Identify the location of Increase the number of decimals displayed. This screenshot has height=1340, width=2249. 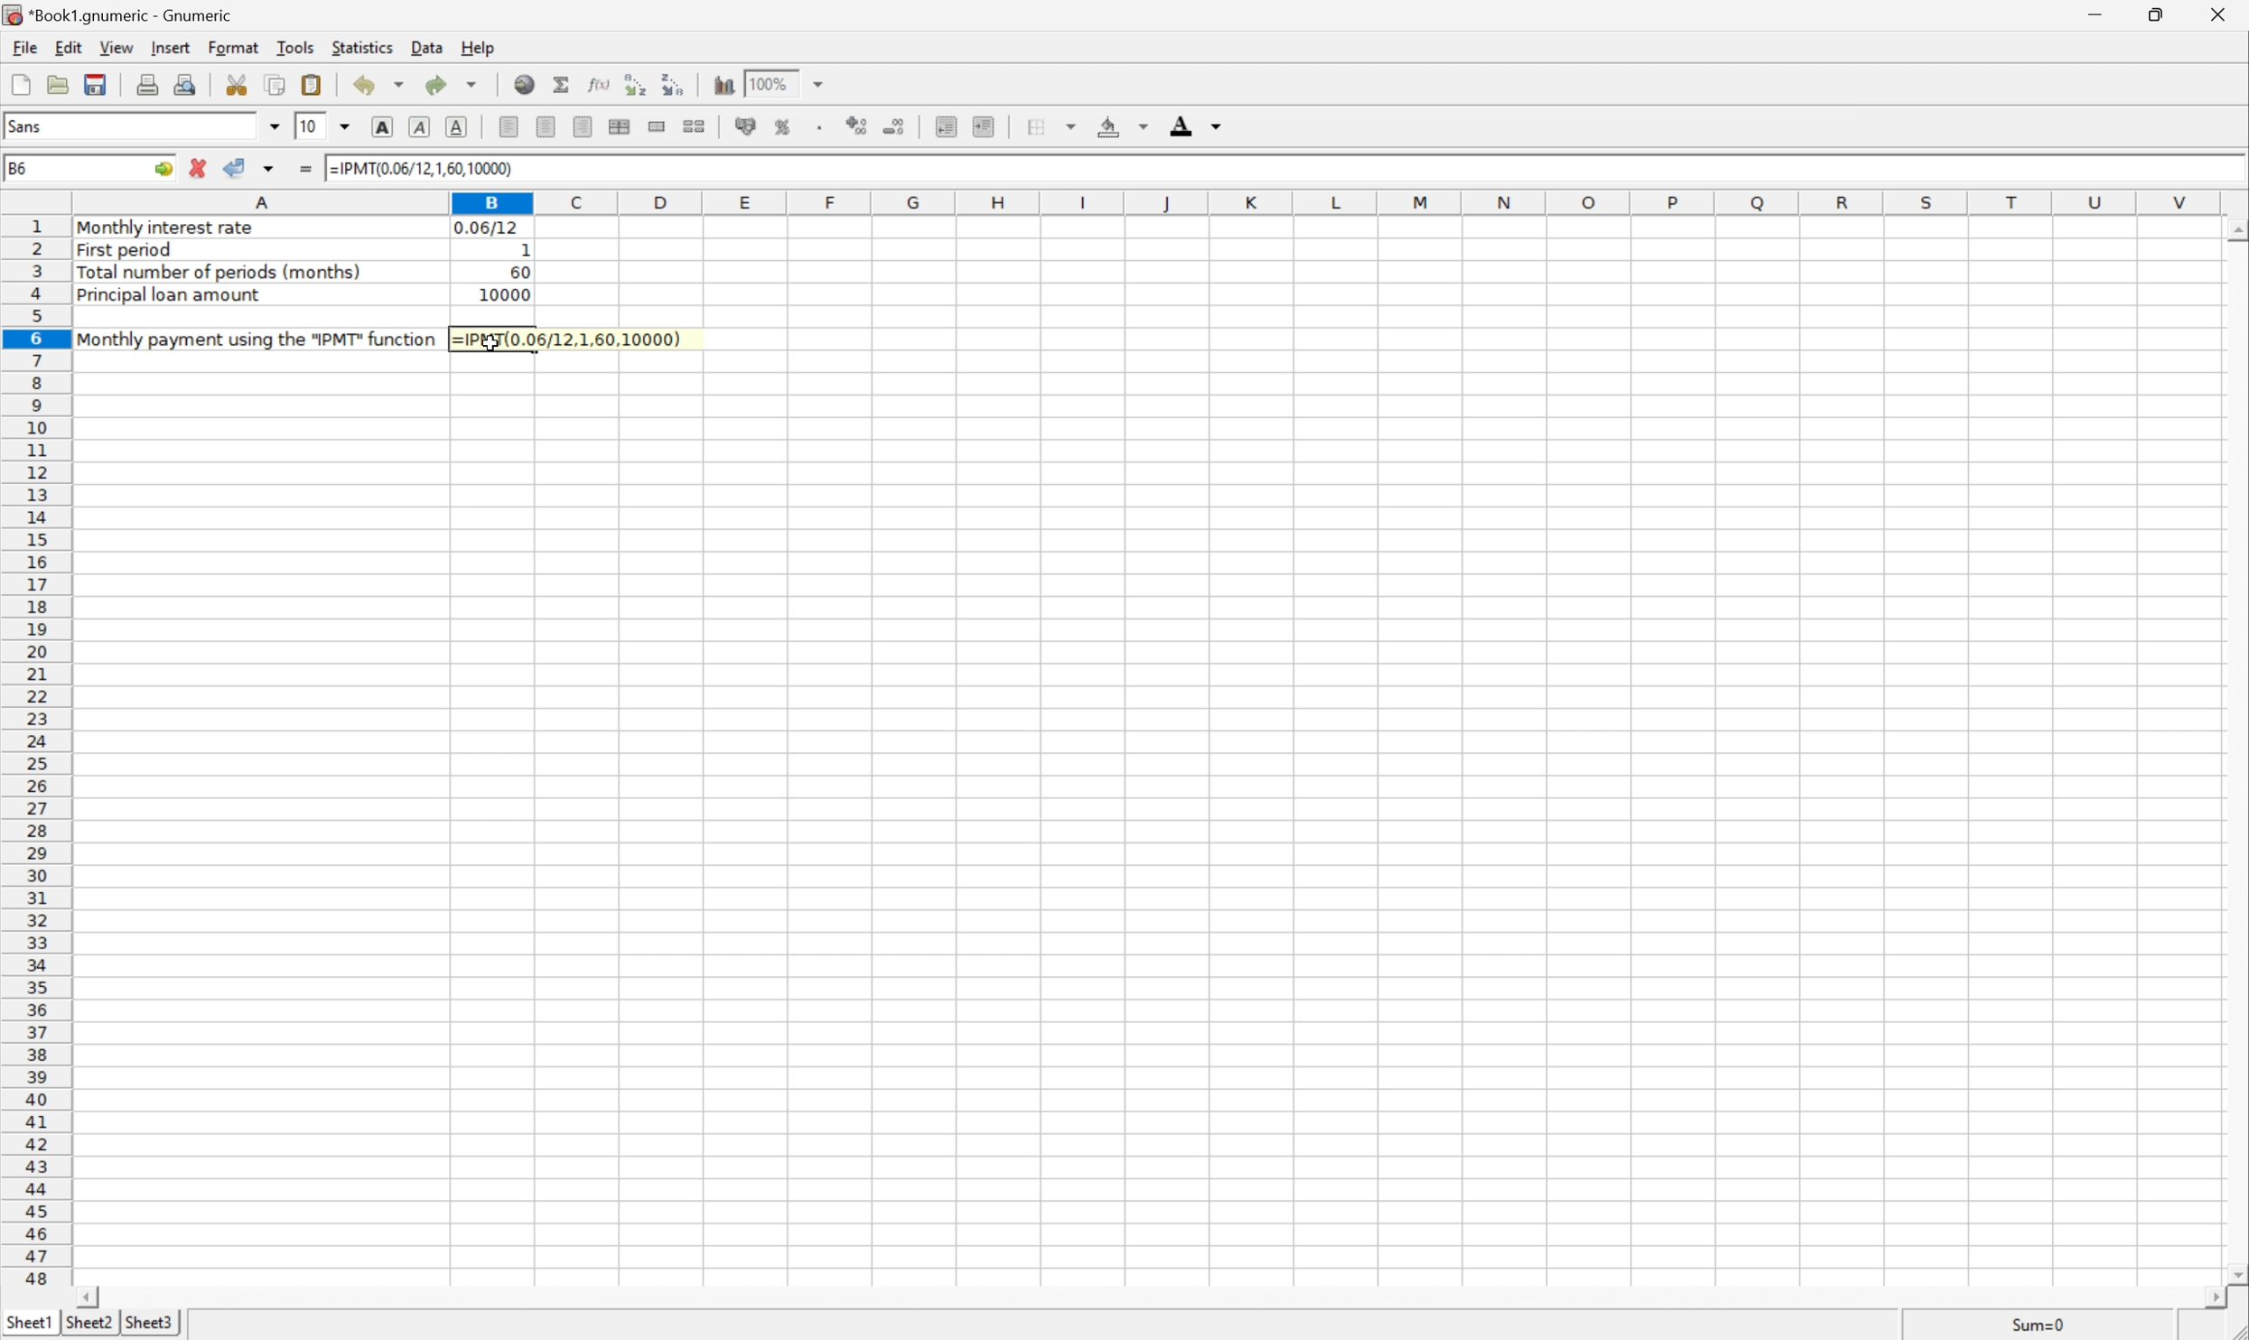
(859, 126).